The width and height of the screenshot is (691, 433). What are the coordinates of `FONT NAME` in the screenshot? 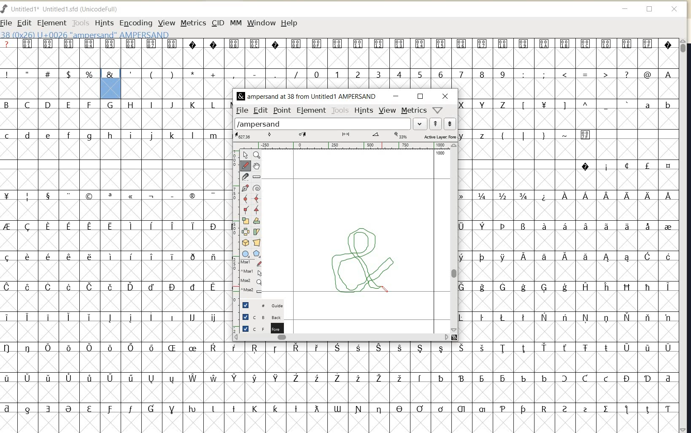 It's located at (306, 97).